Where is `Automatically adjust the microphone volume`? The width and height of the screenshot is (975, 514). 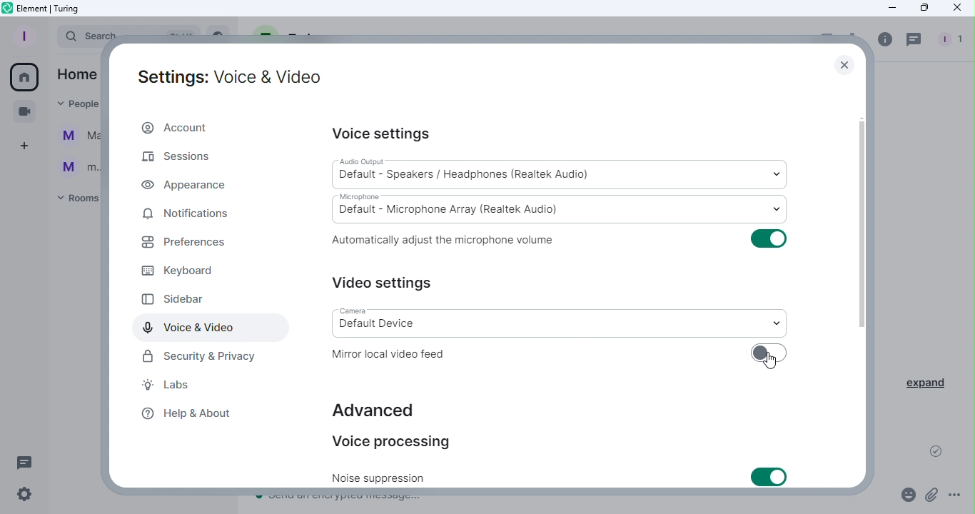 Automatically adjust the microphone volume is located at coordinates (455, 241).